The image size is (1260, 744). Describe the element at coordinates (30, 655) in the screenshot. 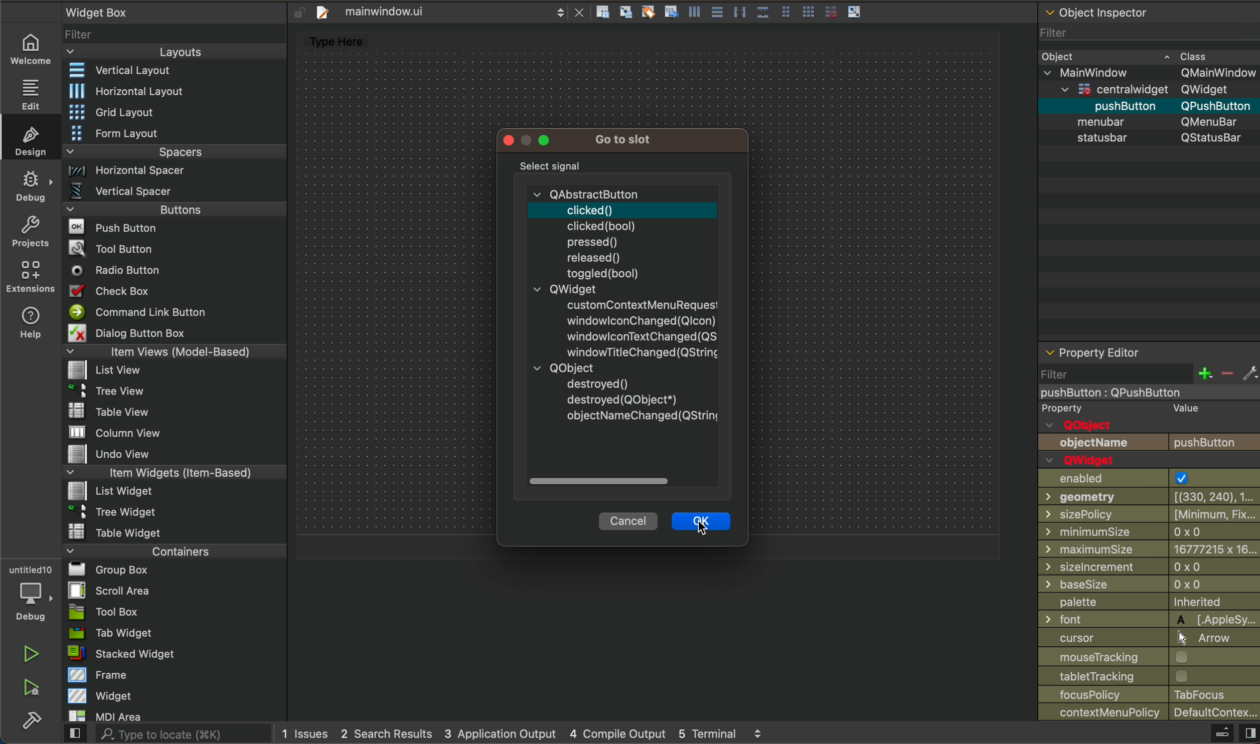

I see `run` at that location.